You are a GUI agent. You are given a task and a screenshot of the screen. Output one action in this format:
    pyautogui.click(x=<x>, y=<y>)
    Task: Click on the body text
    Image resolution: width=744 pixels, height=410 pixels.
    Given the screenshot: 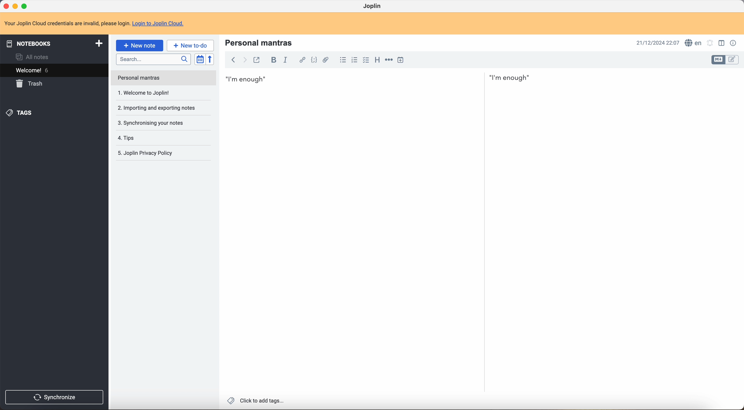 What is the action you would take?
    pyautogui.click(x=611, y=227)
    